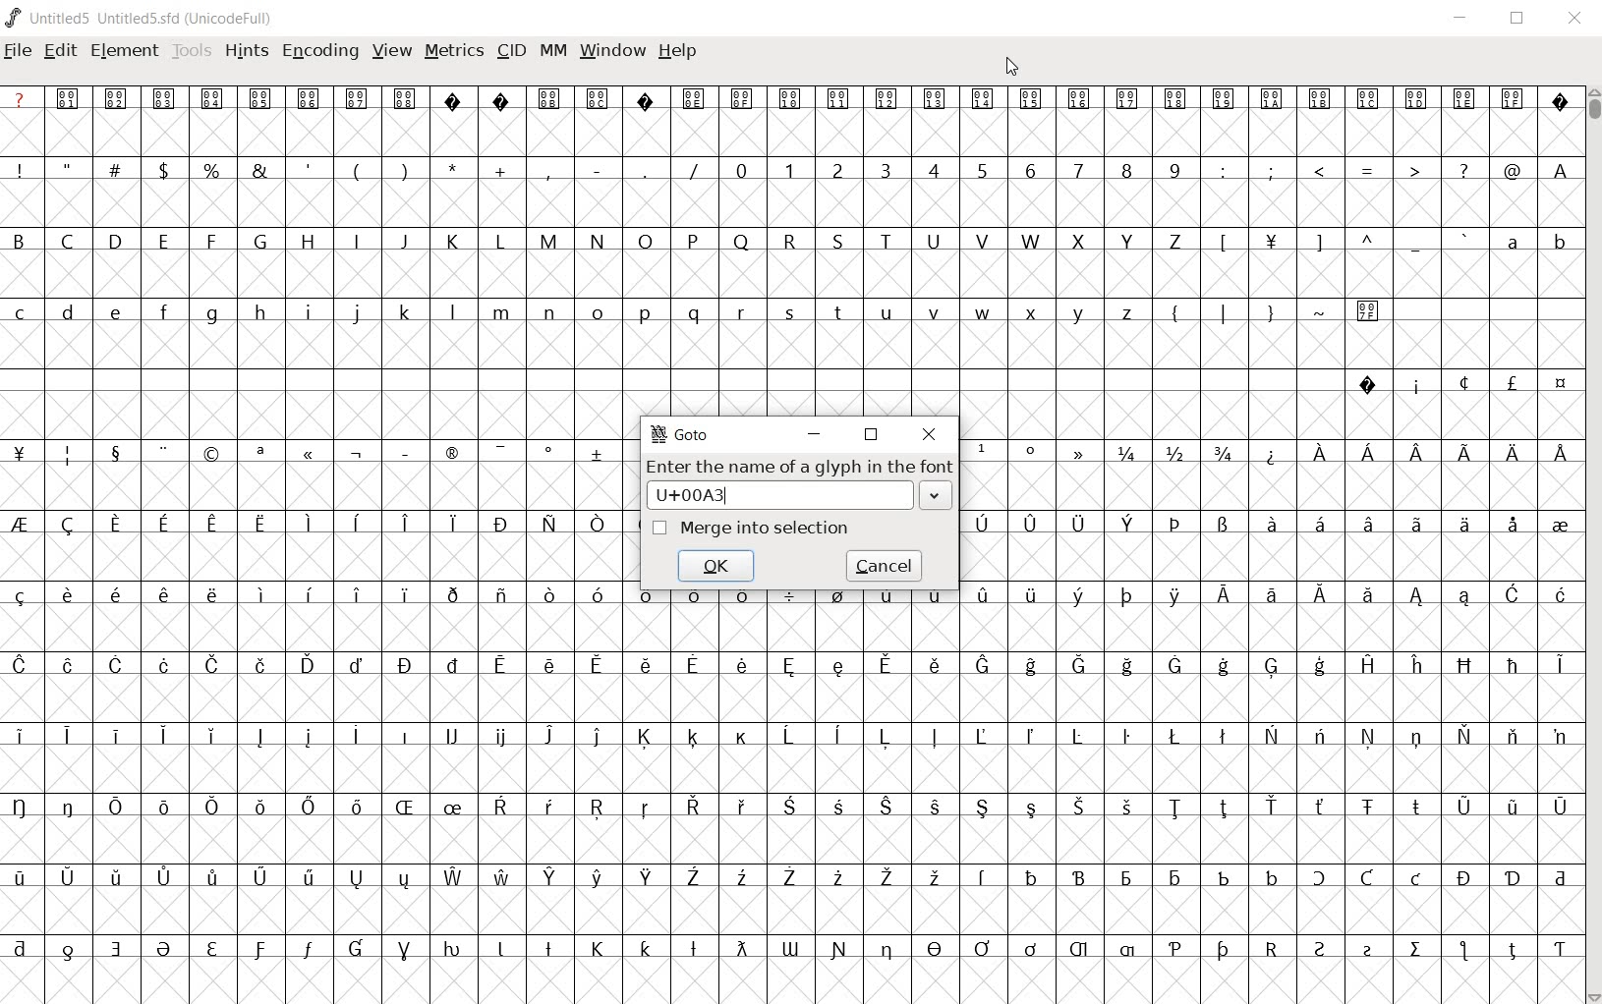  What do you see at coordinates (982, 241) in the screenshot?
I see `V` at bounding box center [982, 241].